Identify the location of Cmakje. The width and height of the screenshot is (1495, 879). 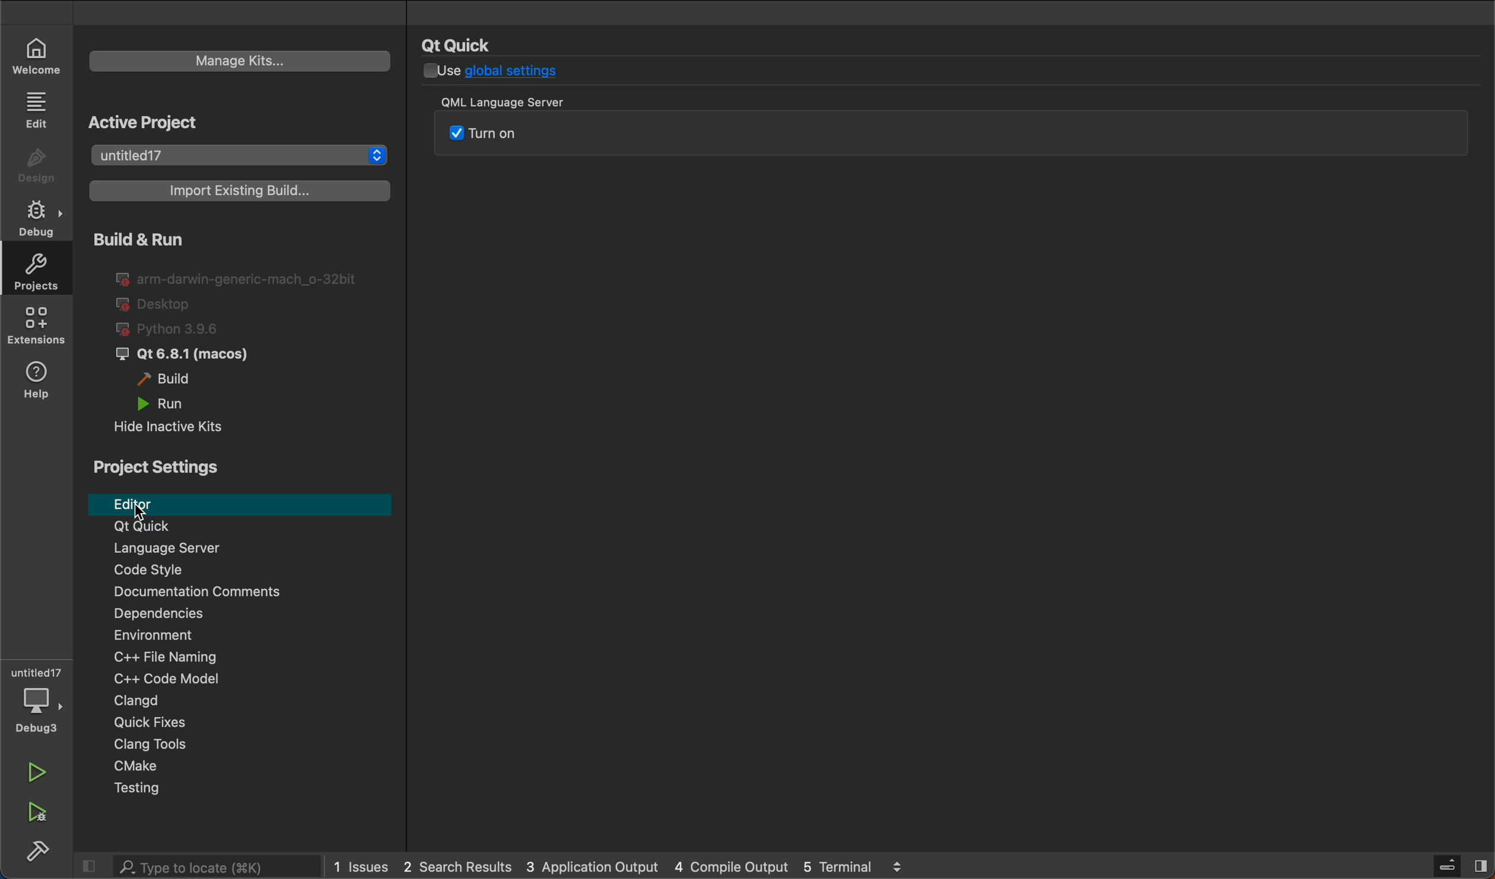
(249, 769).